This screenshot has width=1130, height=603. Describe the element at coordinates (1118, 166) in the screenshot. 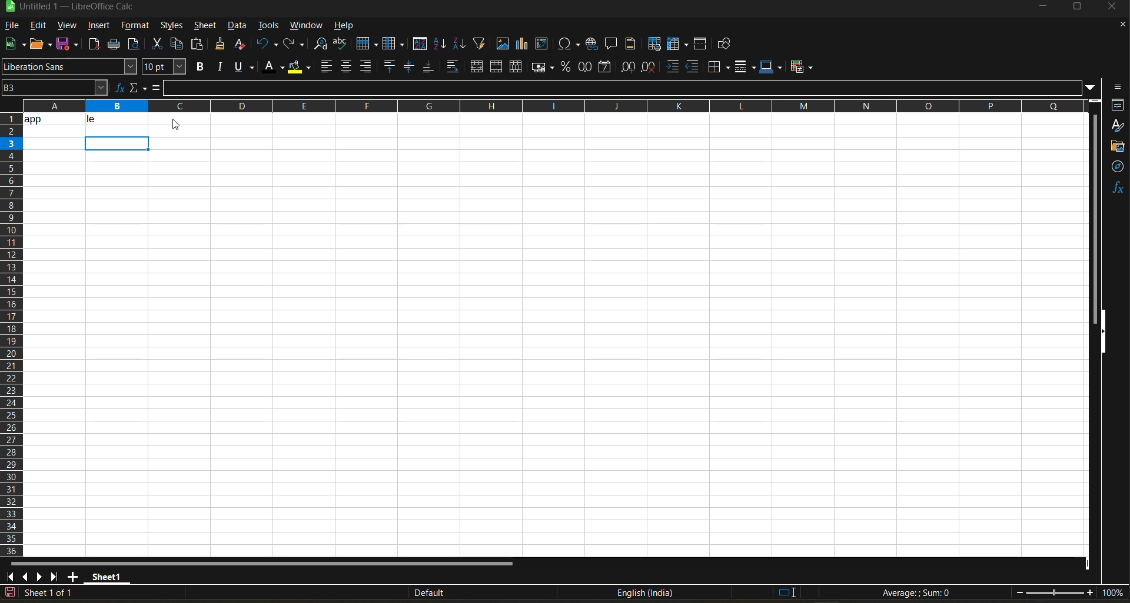

I see `navigator` at that location.